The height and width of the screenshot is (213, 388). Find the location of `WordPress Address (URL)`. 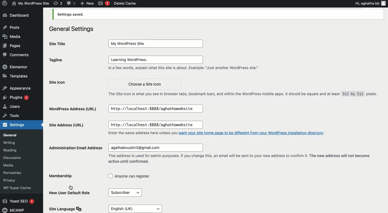

WordPress Address (URL) is located at coordinates (73, 108).